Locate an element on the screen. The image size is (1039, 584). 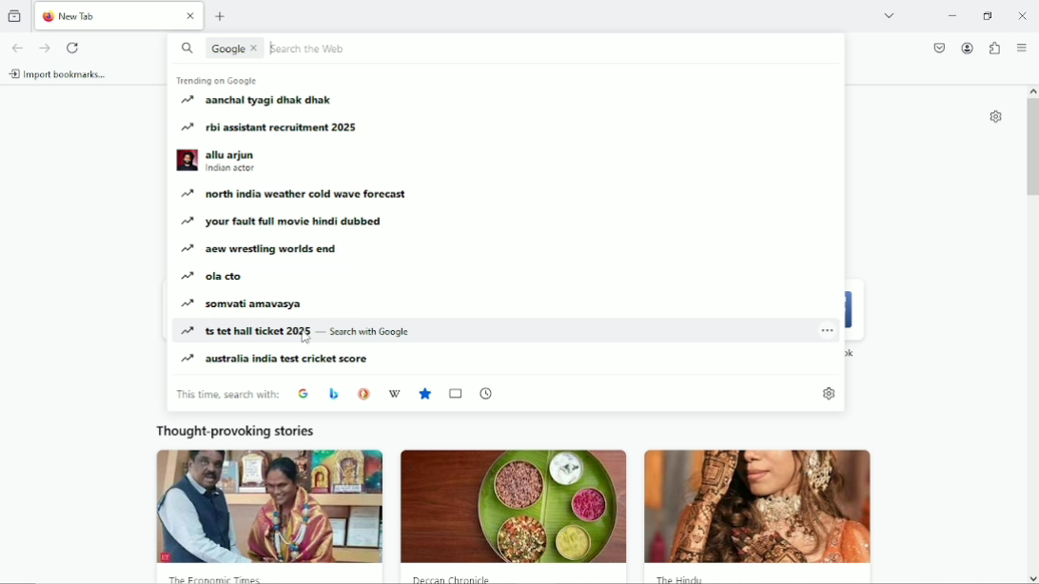
list all tabs is located at coordinates (892, 16).